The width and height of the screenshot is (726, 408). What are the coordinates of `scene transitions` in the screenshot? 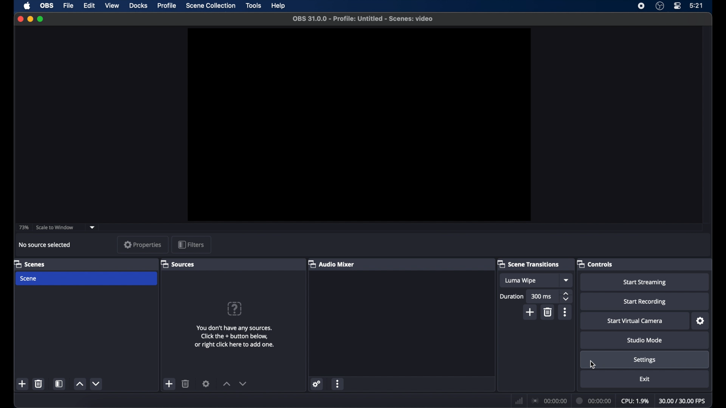 It's located at (529, 264).